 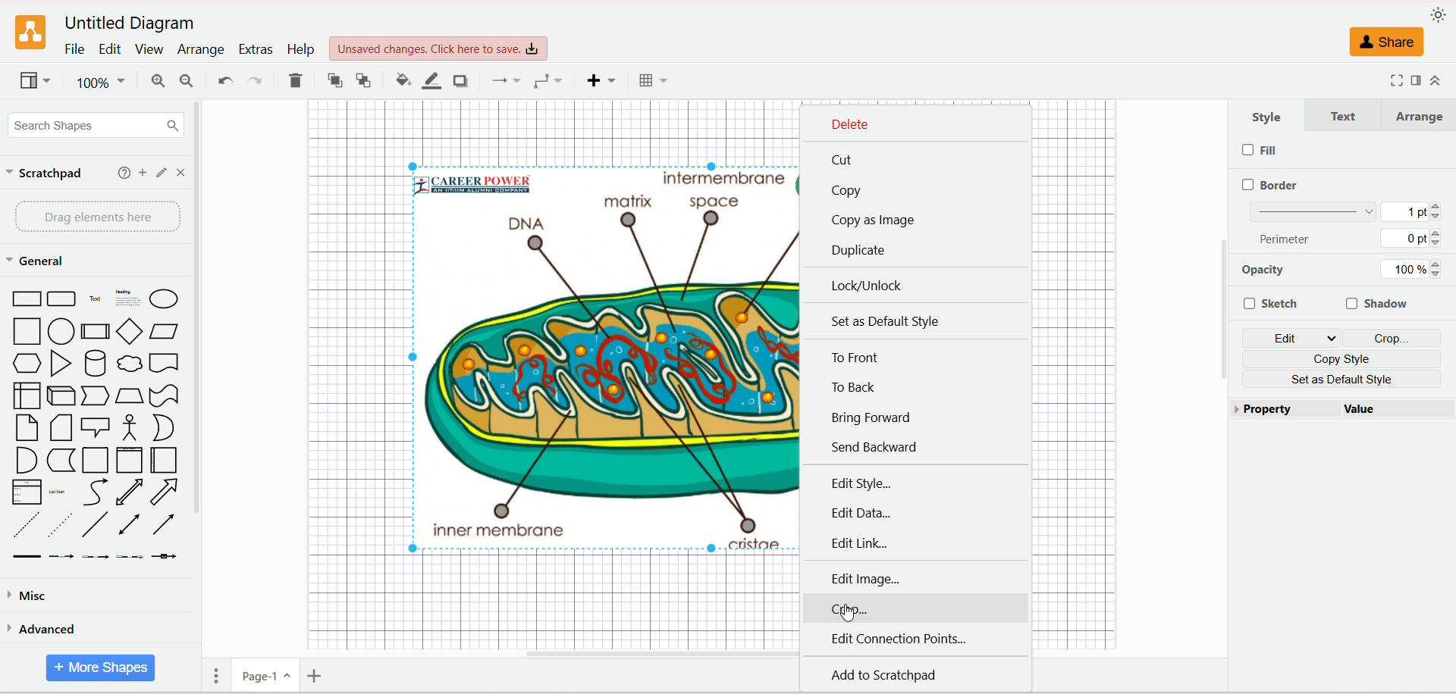 I want to click on Vertical Scroll Bar, so click(x=1219, y=372).